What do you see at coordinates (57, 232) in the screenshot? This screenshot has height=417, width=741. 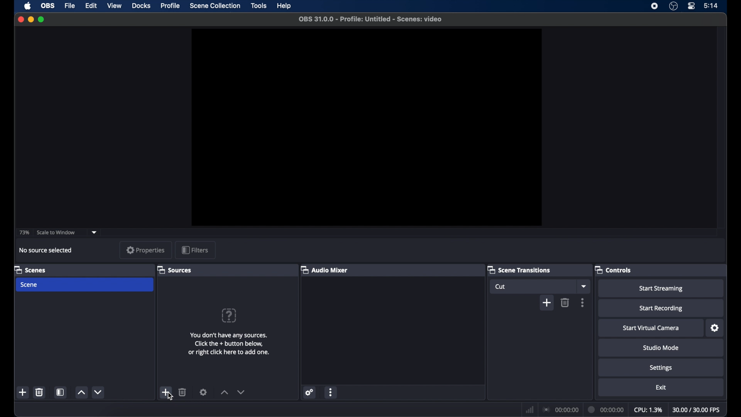 I see `scale to window` at bounding box center [57, 232].